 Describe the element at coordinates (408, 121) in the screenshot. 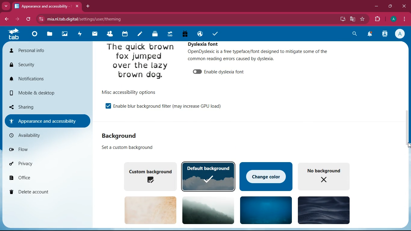

I see `scroll bar` at that location.